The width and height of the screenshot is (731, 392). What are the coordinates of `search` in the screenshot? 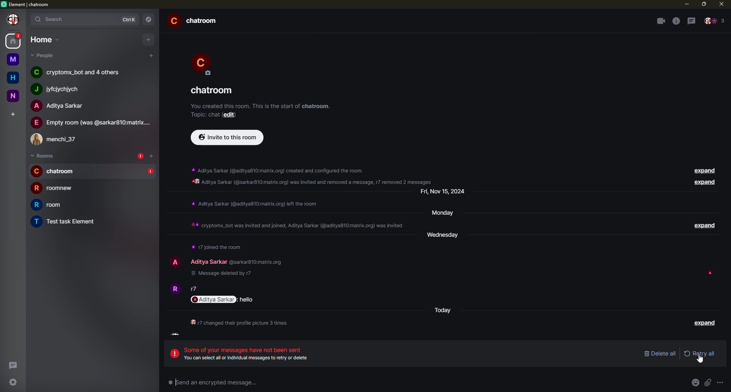 It's located at (55, 19).